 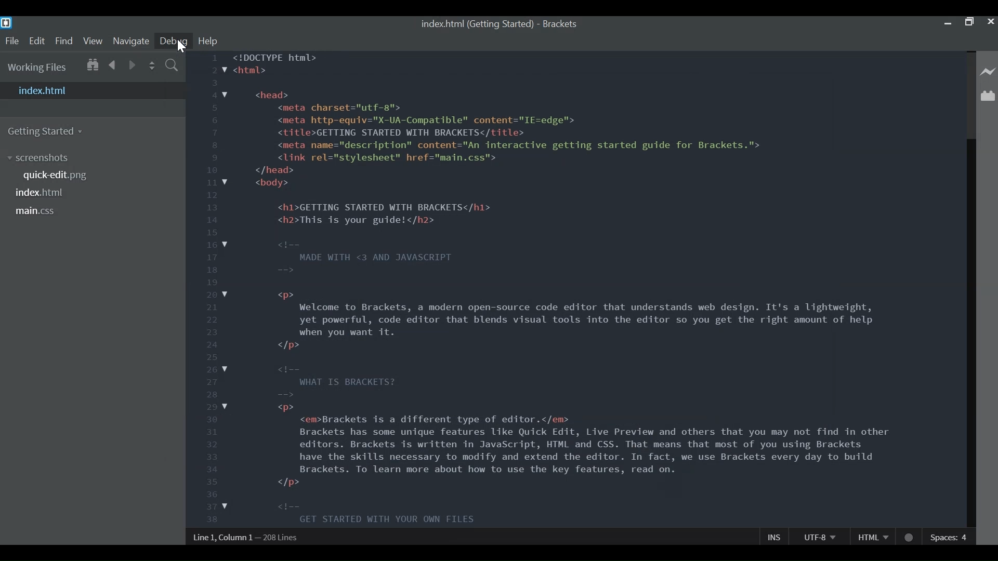 What do you see at coordinates (206, 39) in the screenshot?
I see `Help` at bounding box center [206, 39].